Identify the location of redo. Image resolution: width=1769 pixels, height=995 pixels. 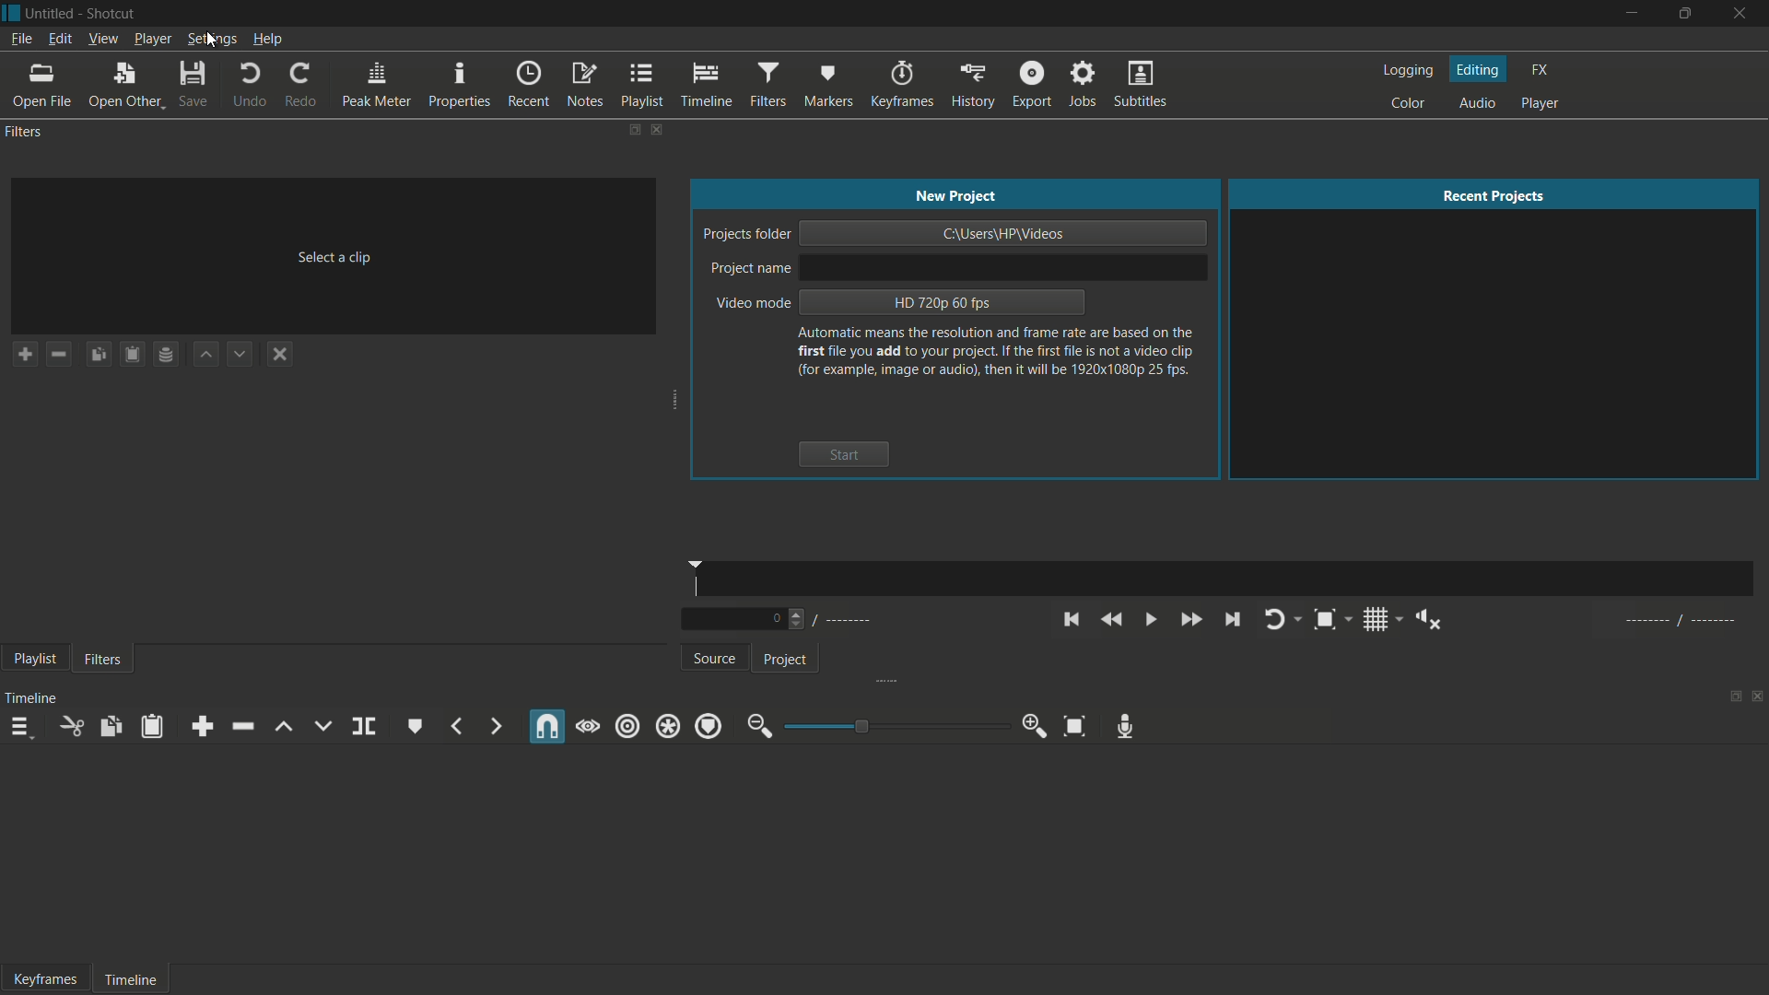
(304, 86).